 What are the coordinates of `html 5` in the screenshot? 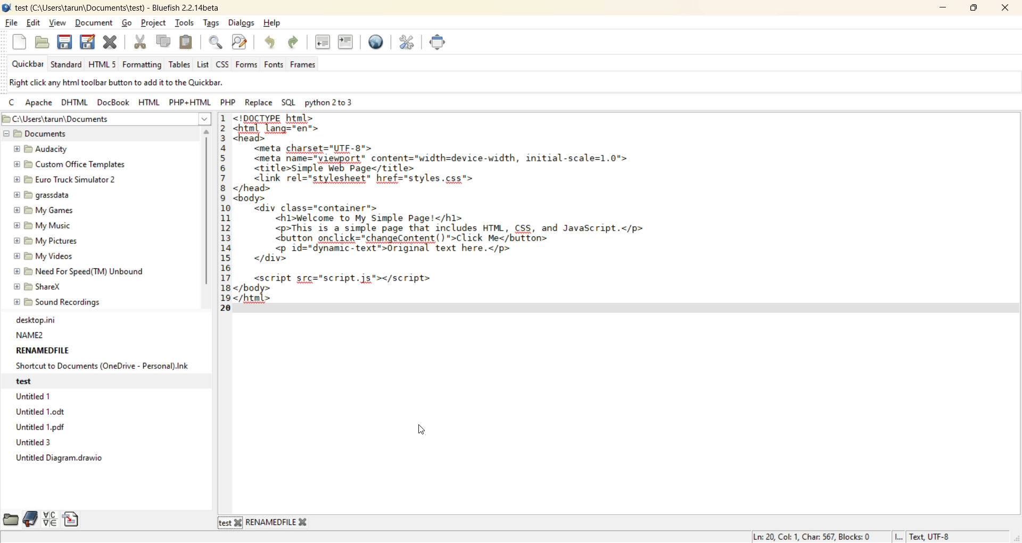 It's located at (104, 64).